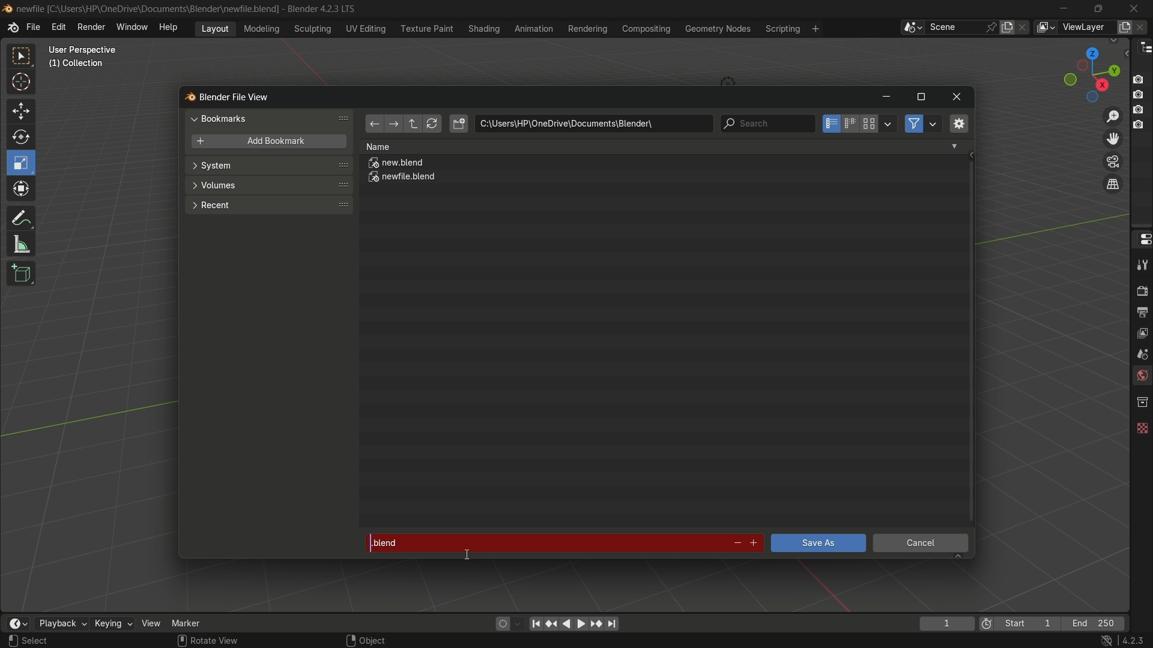 This screenshot has height=648, width=1153. I want to click on remove view layer, so click(1143, 26).